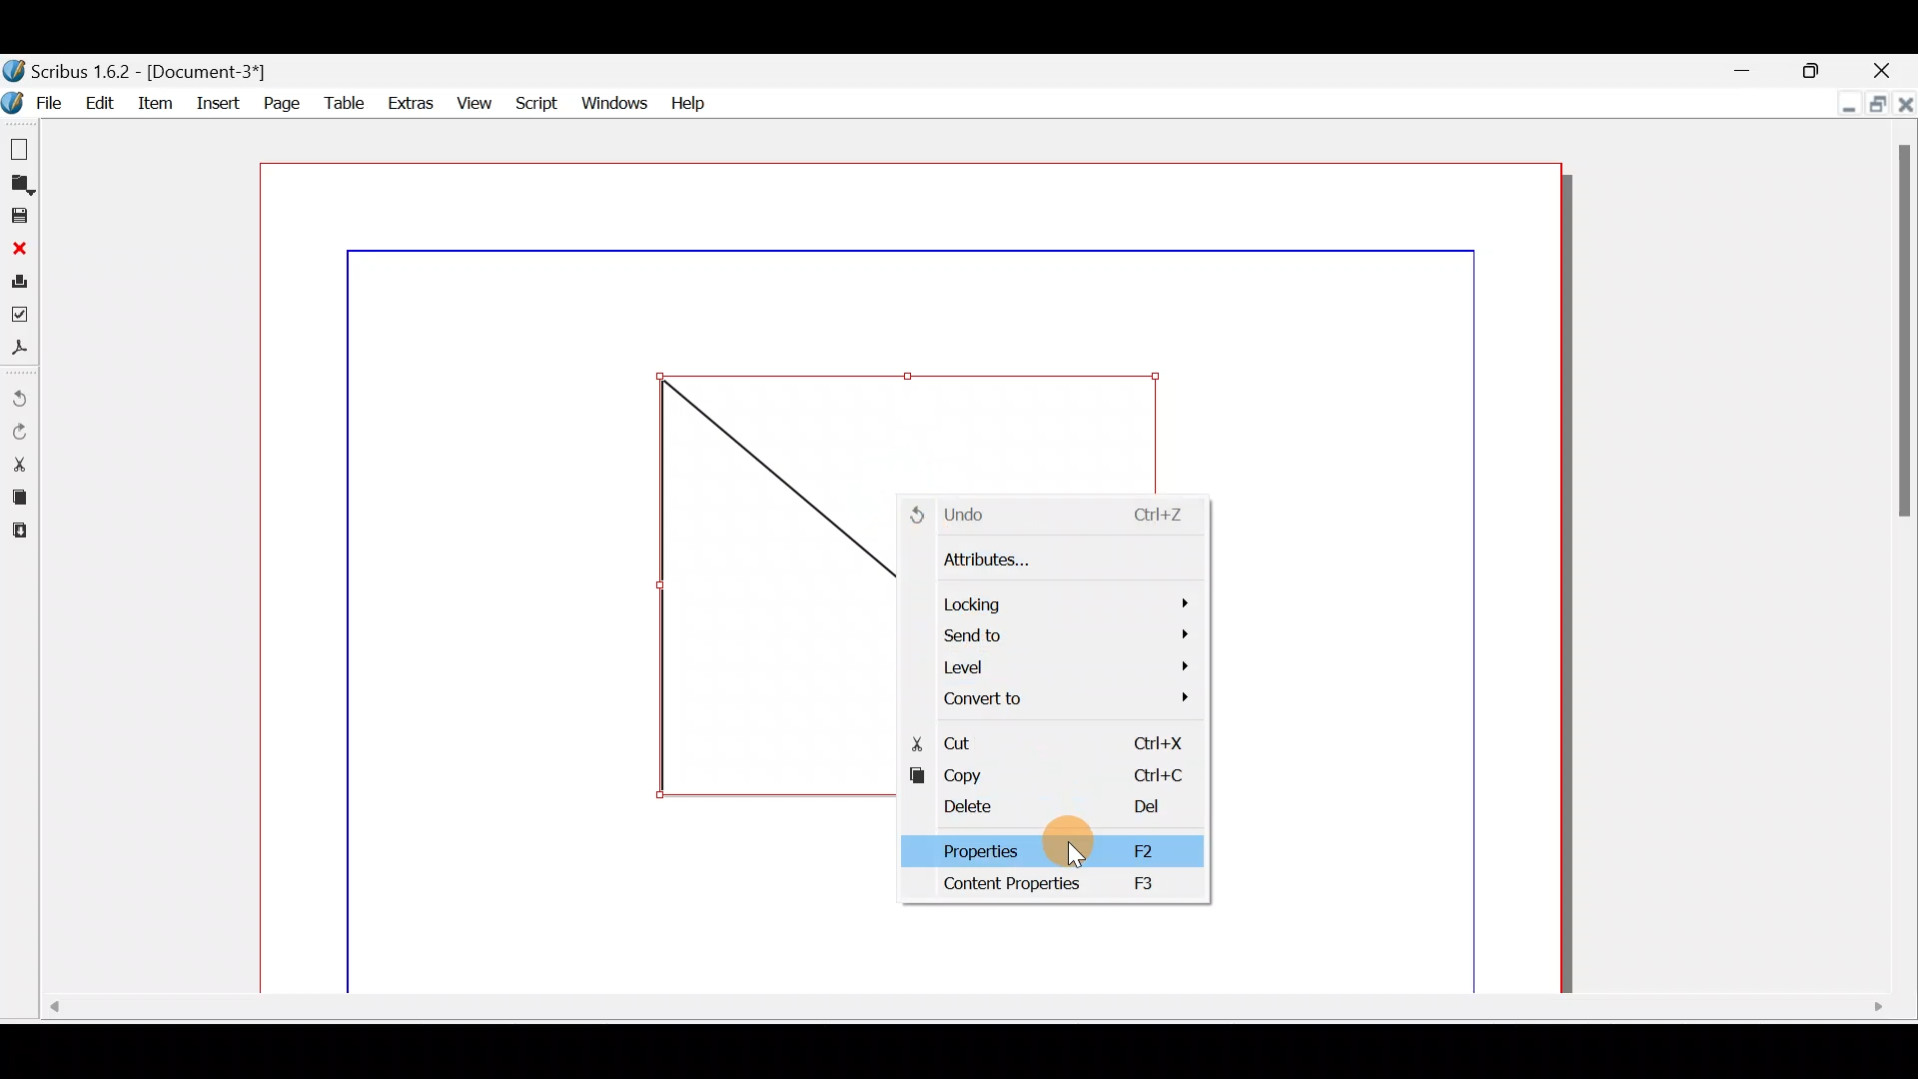 The image size is (1918, 1079). What do you see at coordinates (281, 104) in the screenshot?
I see `Page` at bounding box center [281, 104].